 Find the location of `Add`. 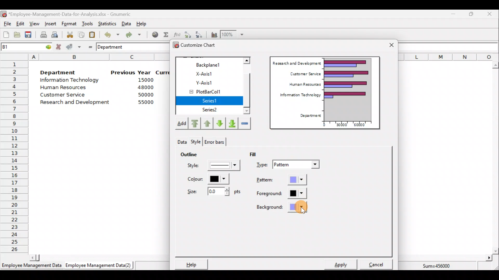

Add is located at coordinates (181, 124).